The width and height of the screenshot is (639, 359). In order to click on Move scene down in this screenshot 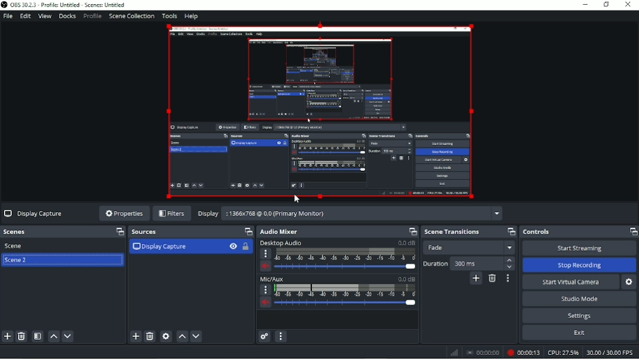, I will do `click(68, 336)`.